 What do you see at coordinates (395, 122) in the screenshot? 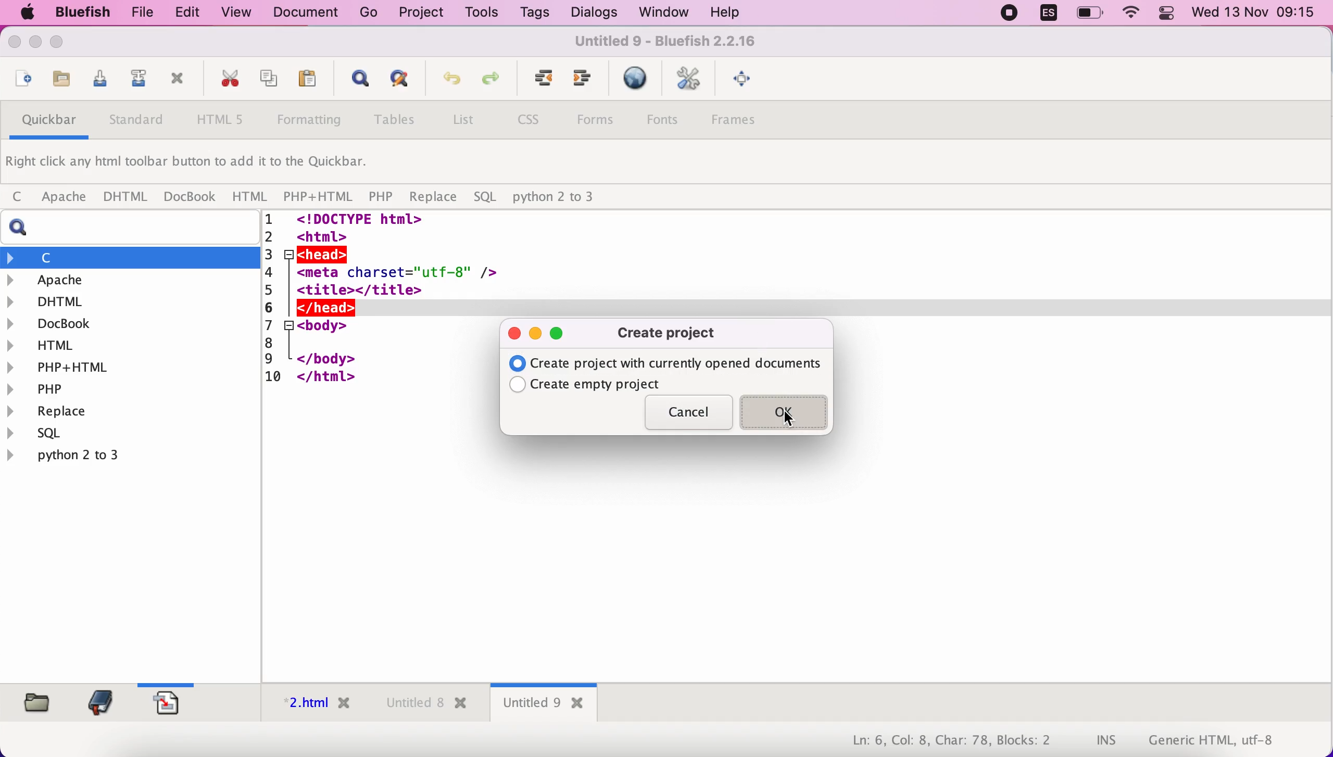
I see `tables` at bounding box center [395, 122].